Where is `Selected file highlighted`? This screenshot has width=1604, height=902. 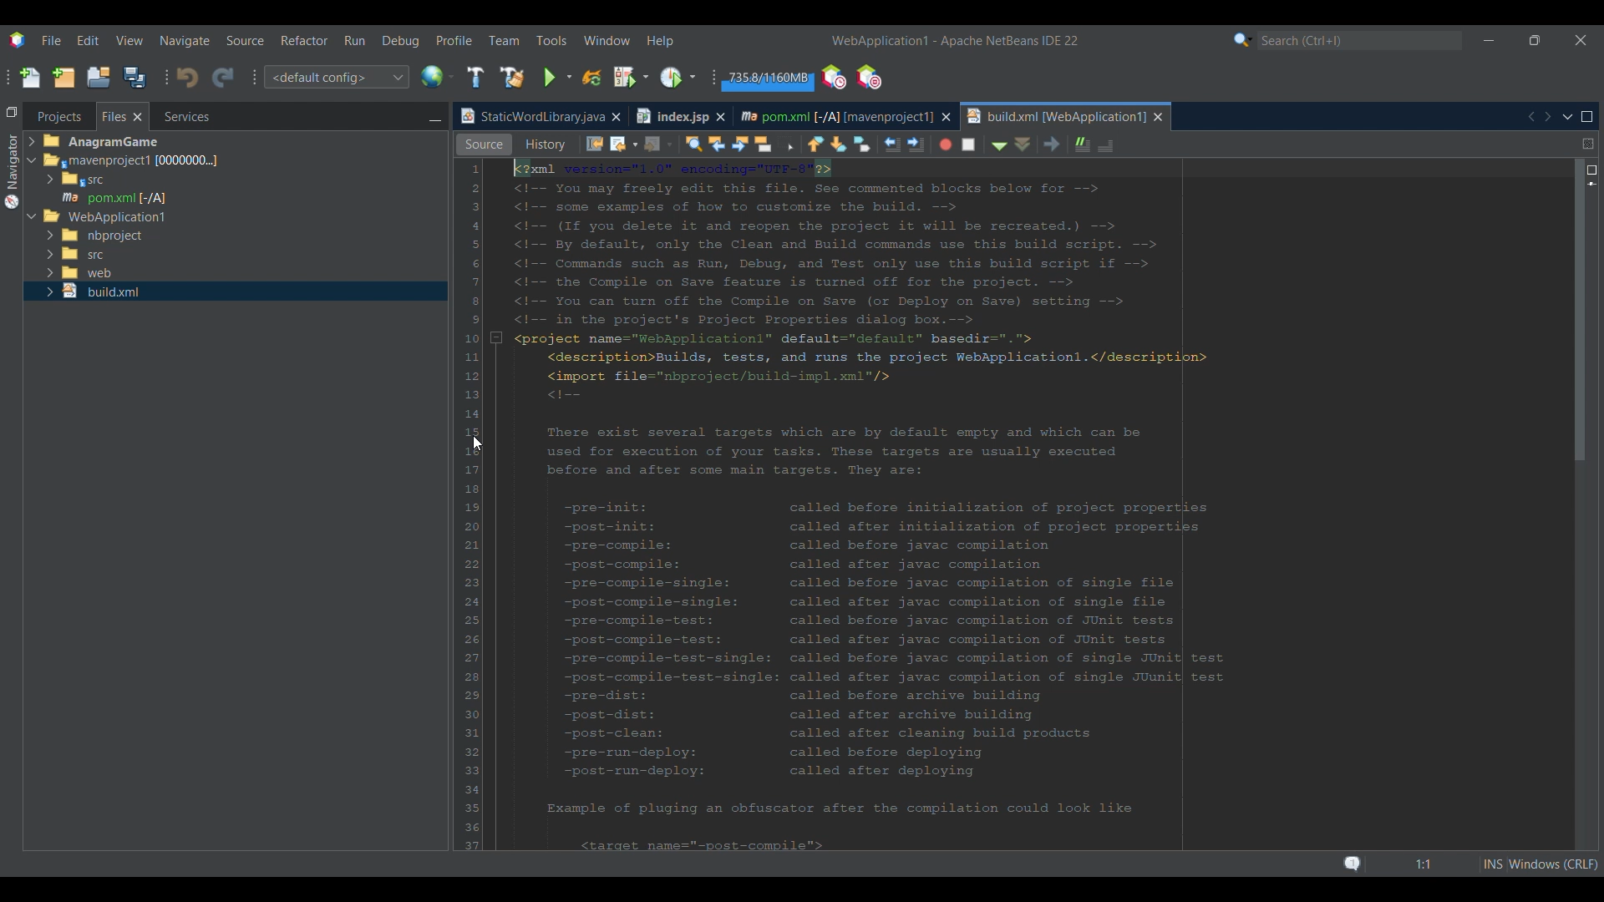
Selected file highlighted is located at coordinates (236, 197).